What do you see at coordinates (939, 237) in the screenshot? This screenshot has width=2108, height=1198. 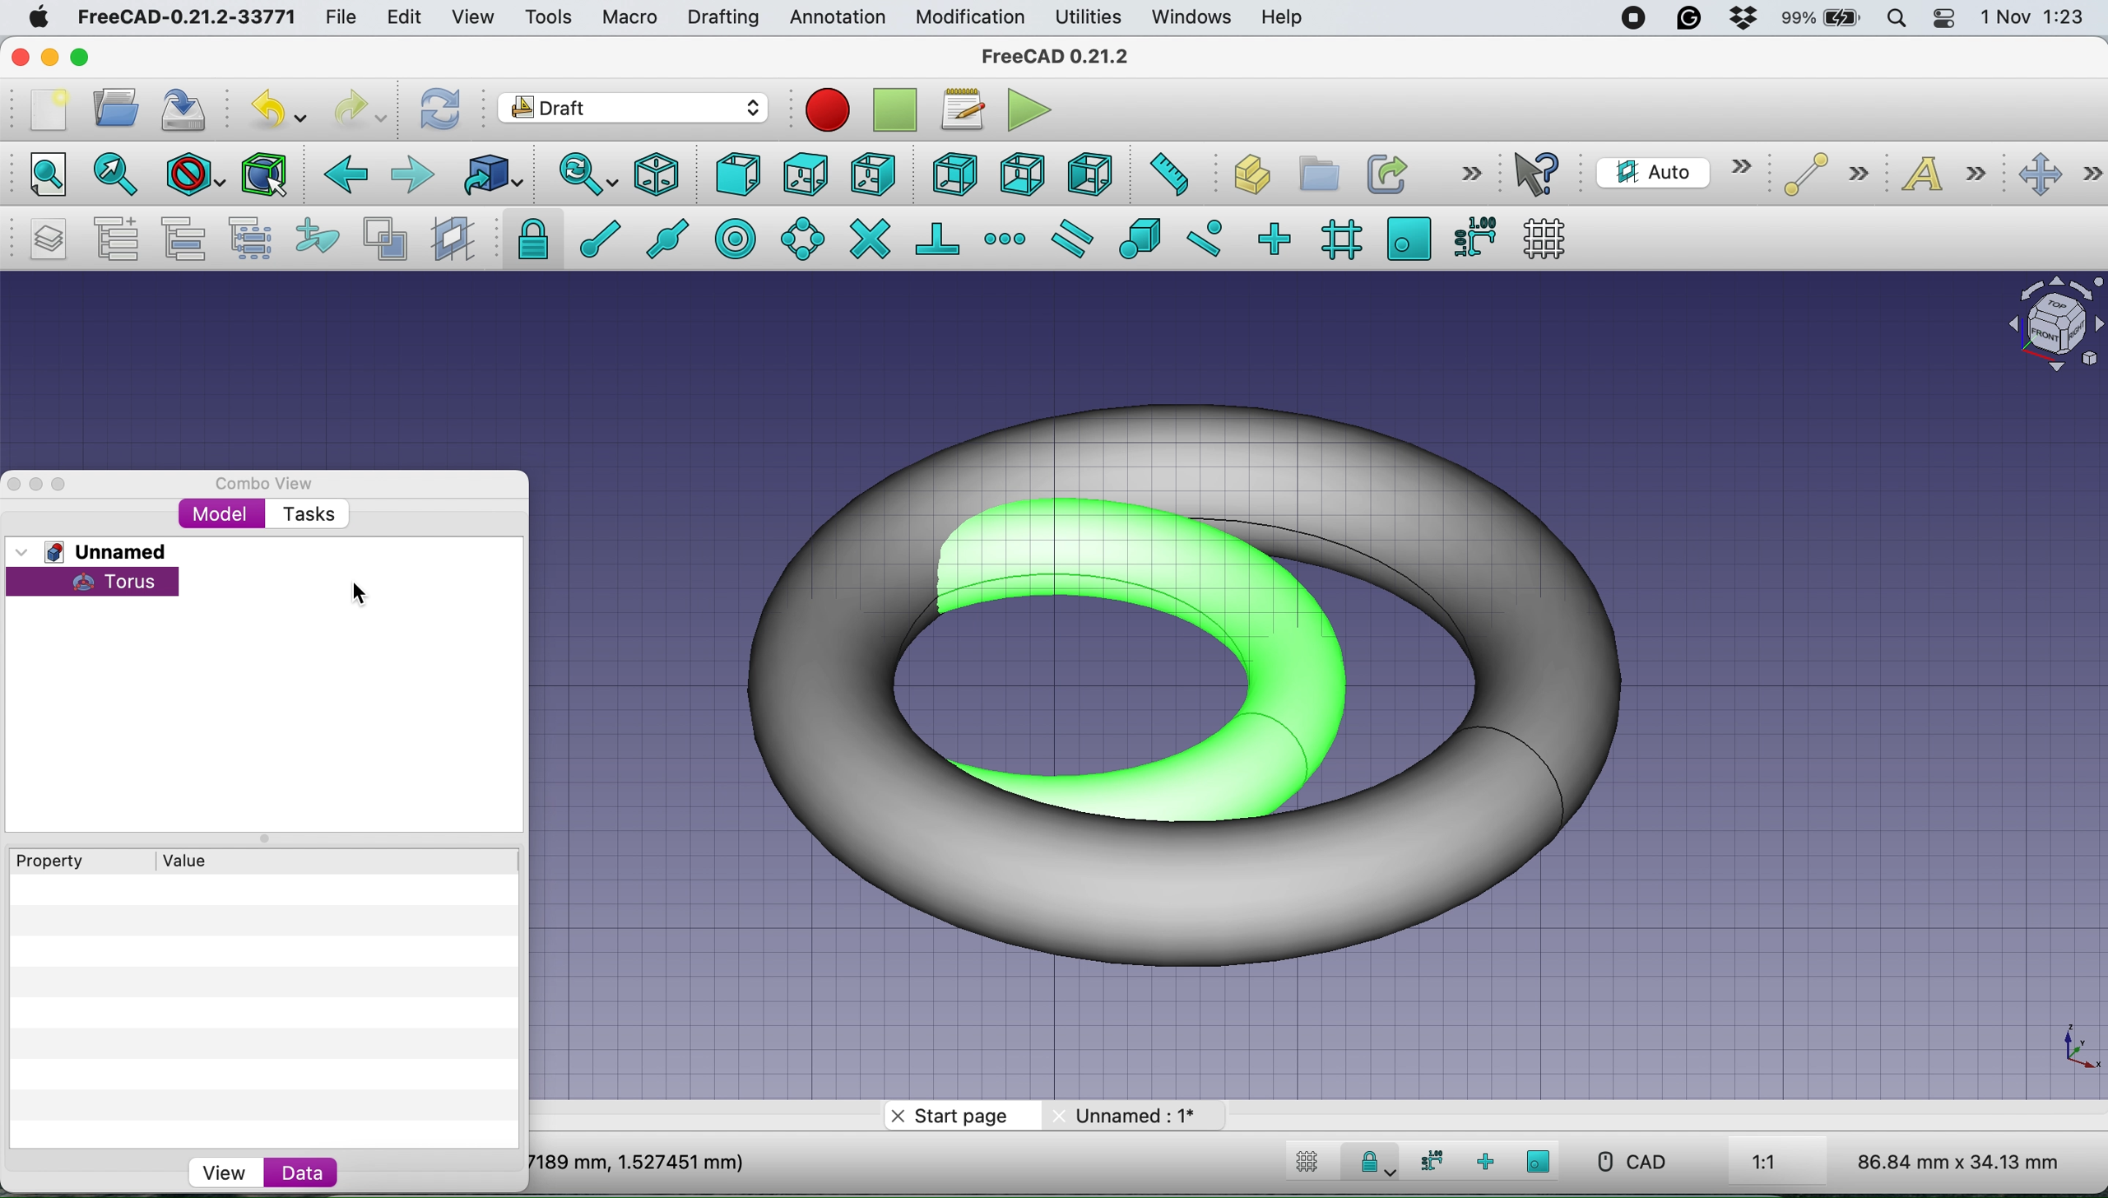 I see `snap perpendicular` at bounding box center [939, 237].